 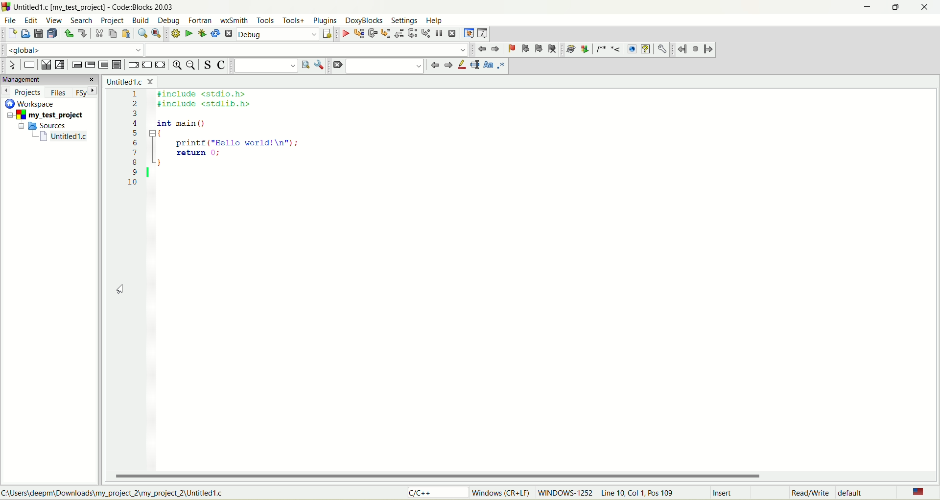 What do you see at coordinates (695, 49) in the screenshot?
I see `last jump` at bounding box center [695, 49].